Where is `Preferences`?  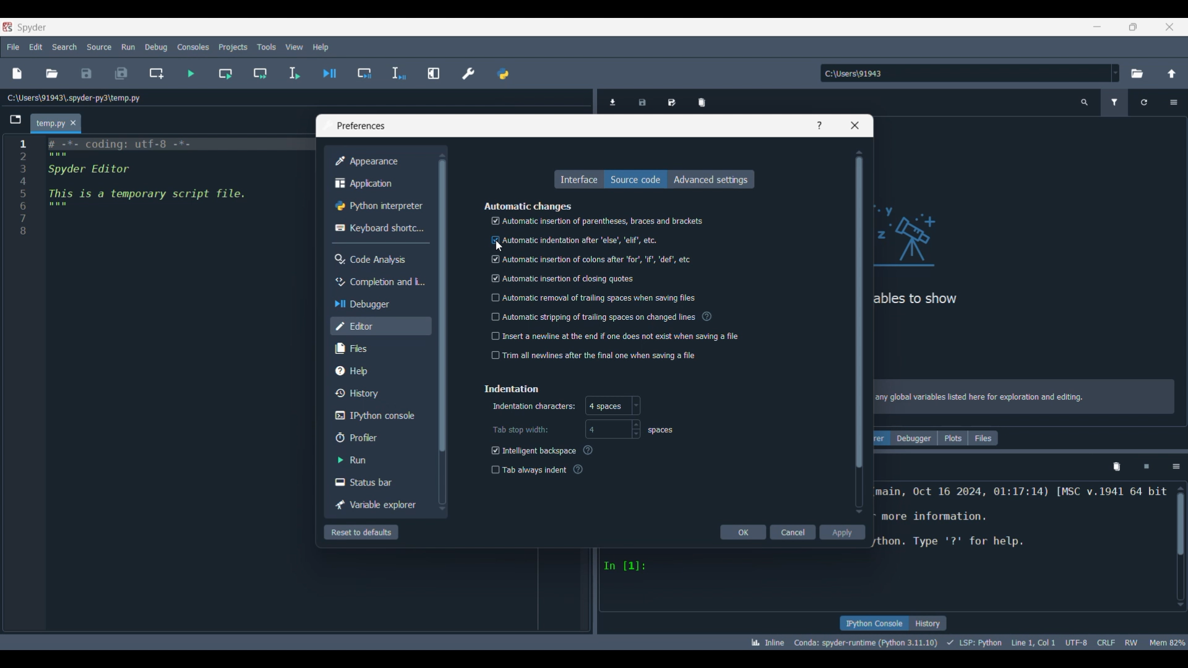 Preferences is located at coordinates (469, 74).